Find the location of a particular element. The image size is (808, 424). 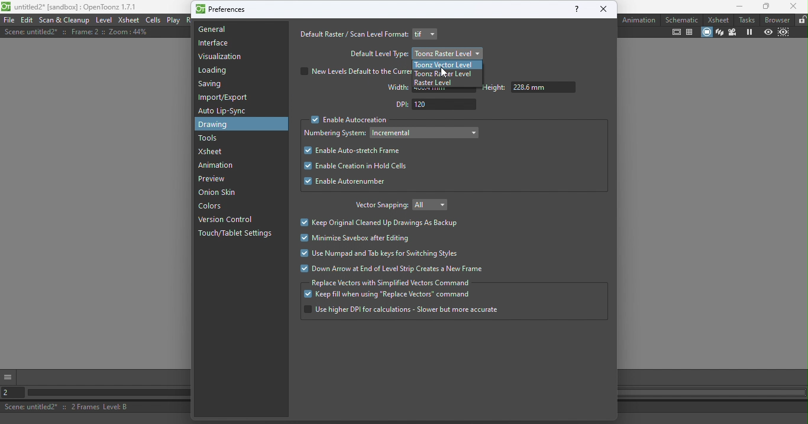

Preview is located at coordinates (211, 180).